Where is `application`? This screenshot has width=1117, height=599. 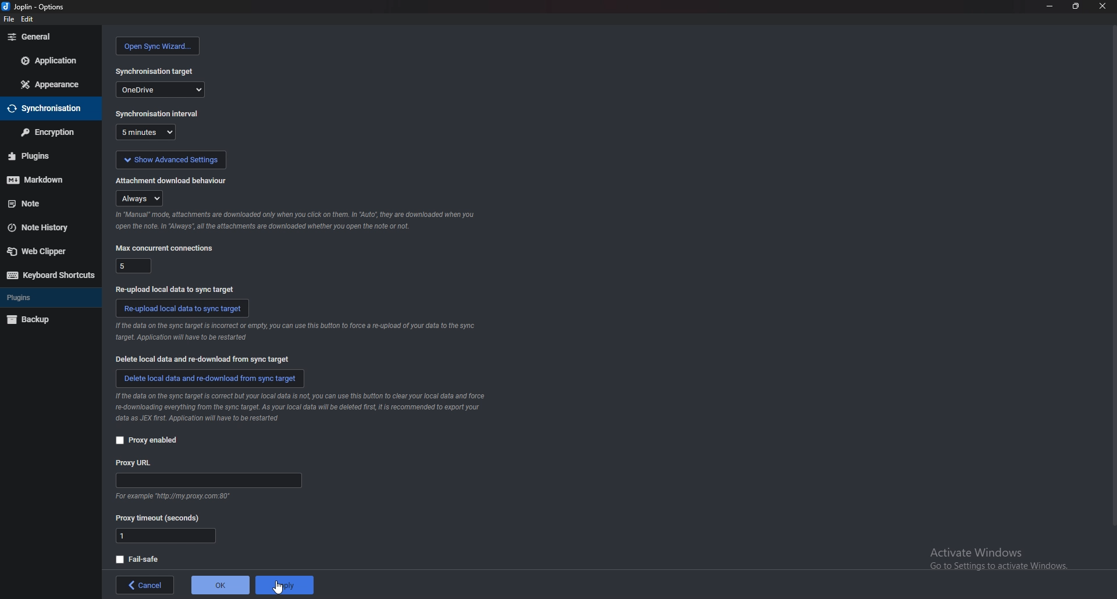 application is located at coordinates (49, 60).